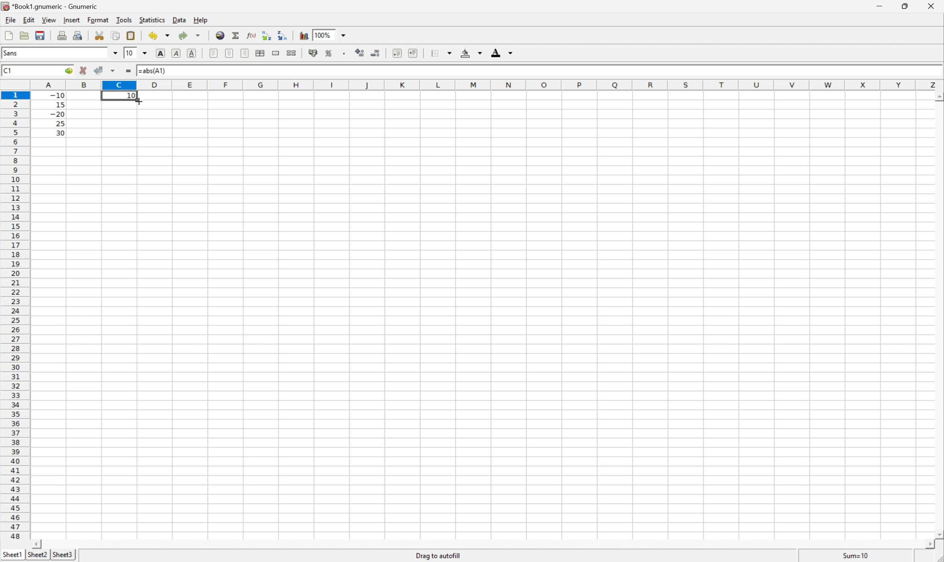  I want to click on split merged ranges of cells, so click(292, 52).